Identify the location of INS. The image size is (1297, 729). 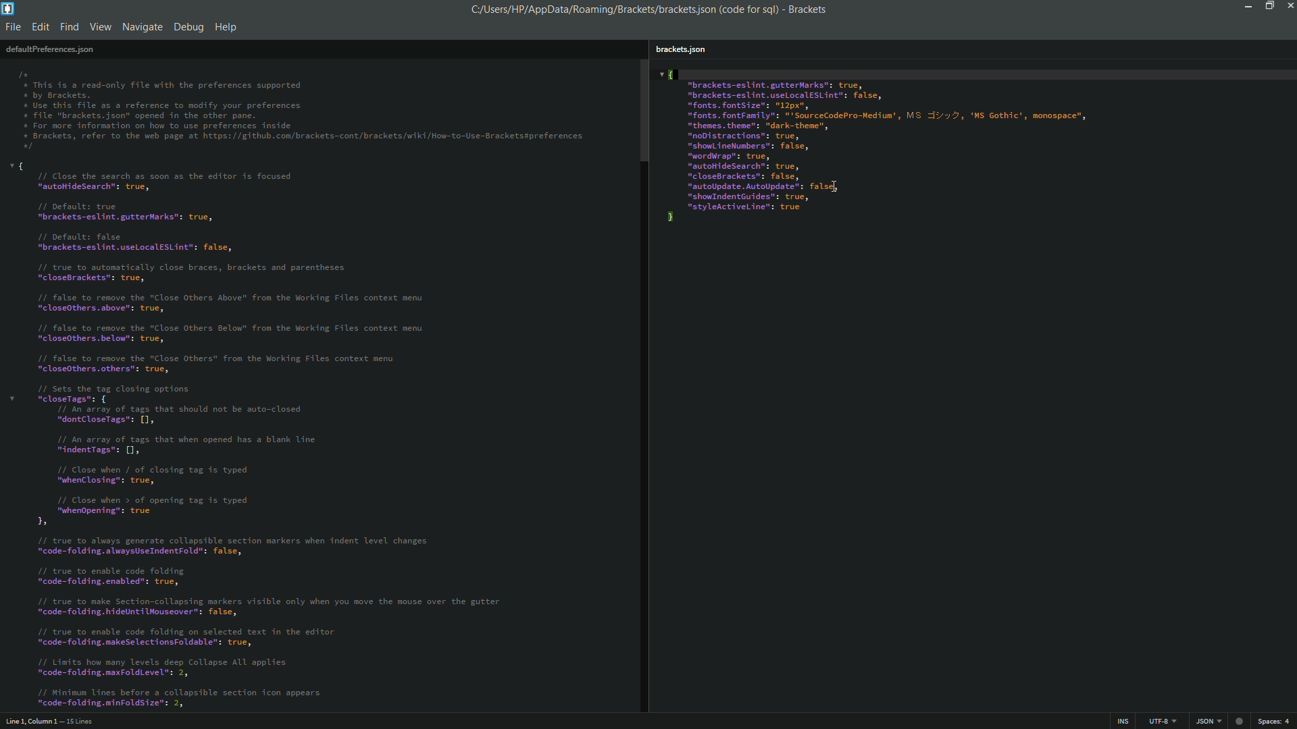
(1122, 720).